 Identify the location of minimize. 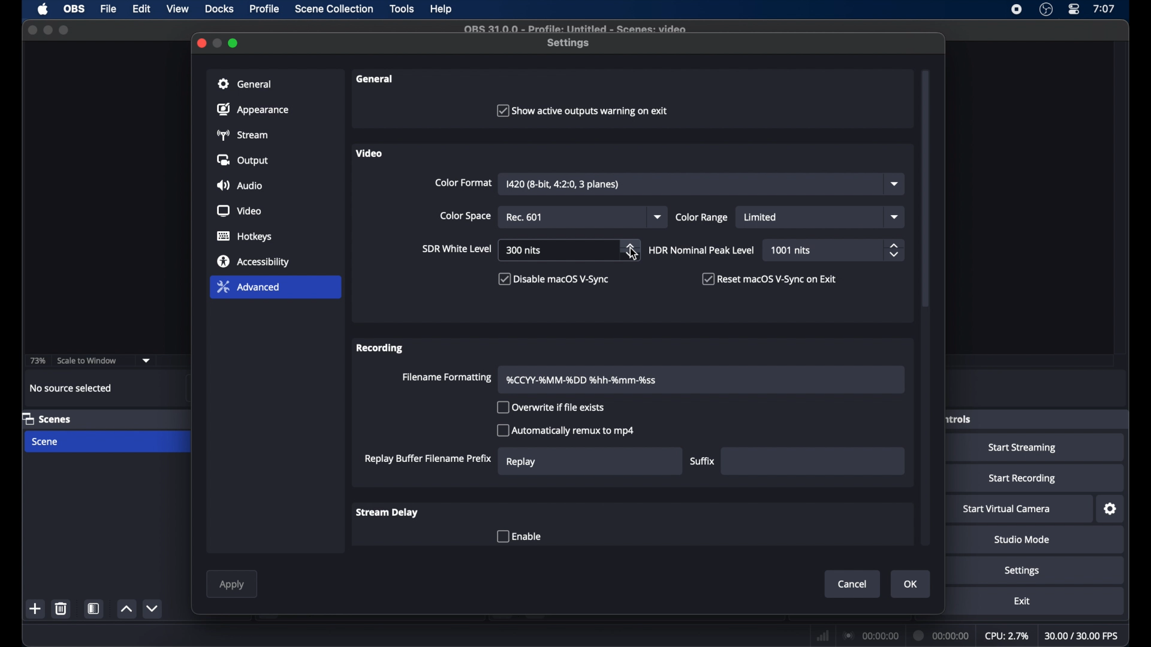
(47, 30).